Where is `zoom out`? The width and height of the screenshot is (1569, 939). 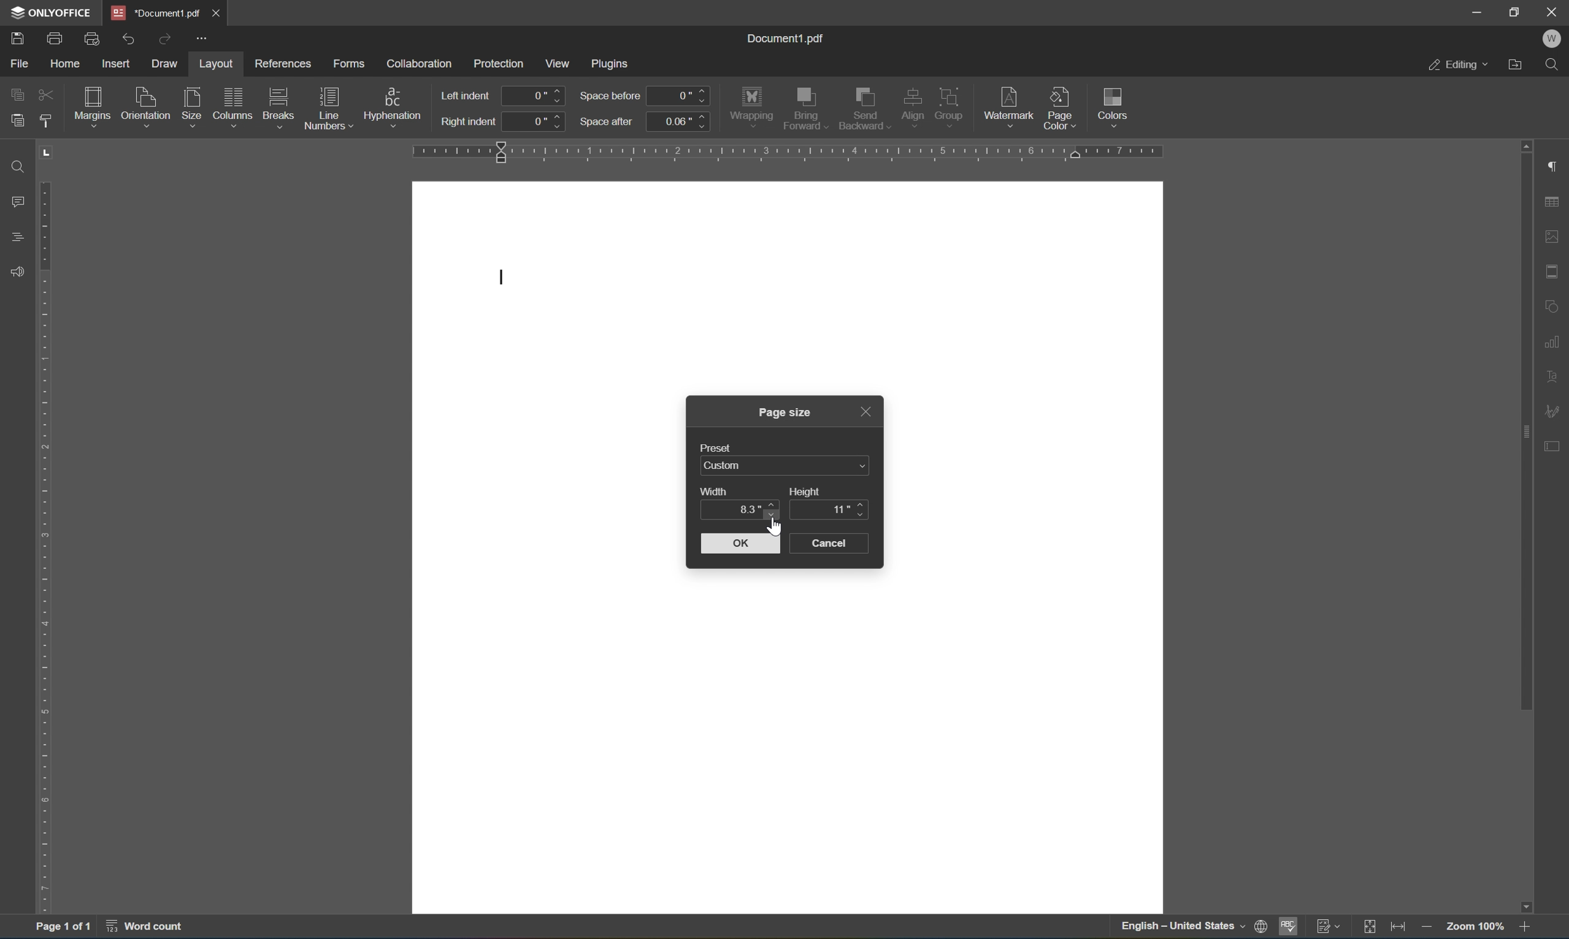 zoom out is located at coordinates (1426, 928).